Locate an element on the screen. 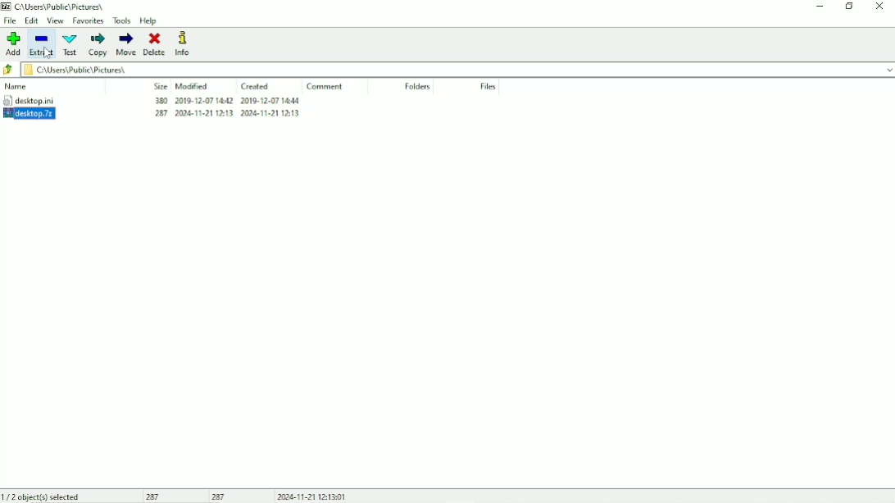 This screenshot has width=895, height=503. Tools is located at coordinates (122, 21).